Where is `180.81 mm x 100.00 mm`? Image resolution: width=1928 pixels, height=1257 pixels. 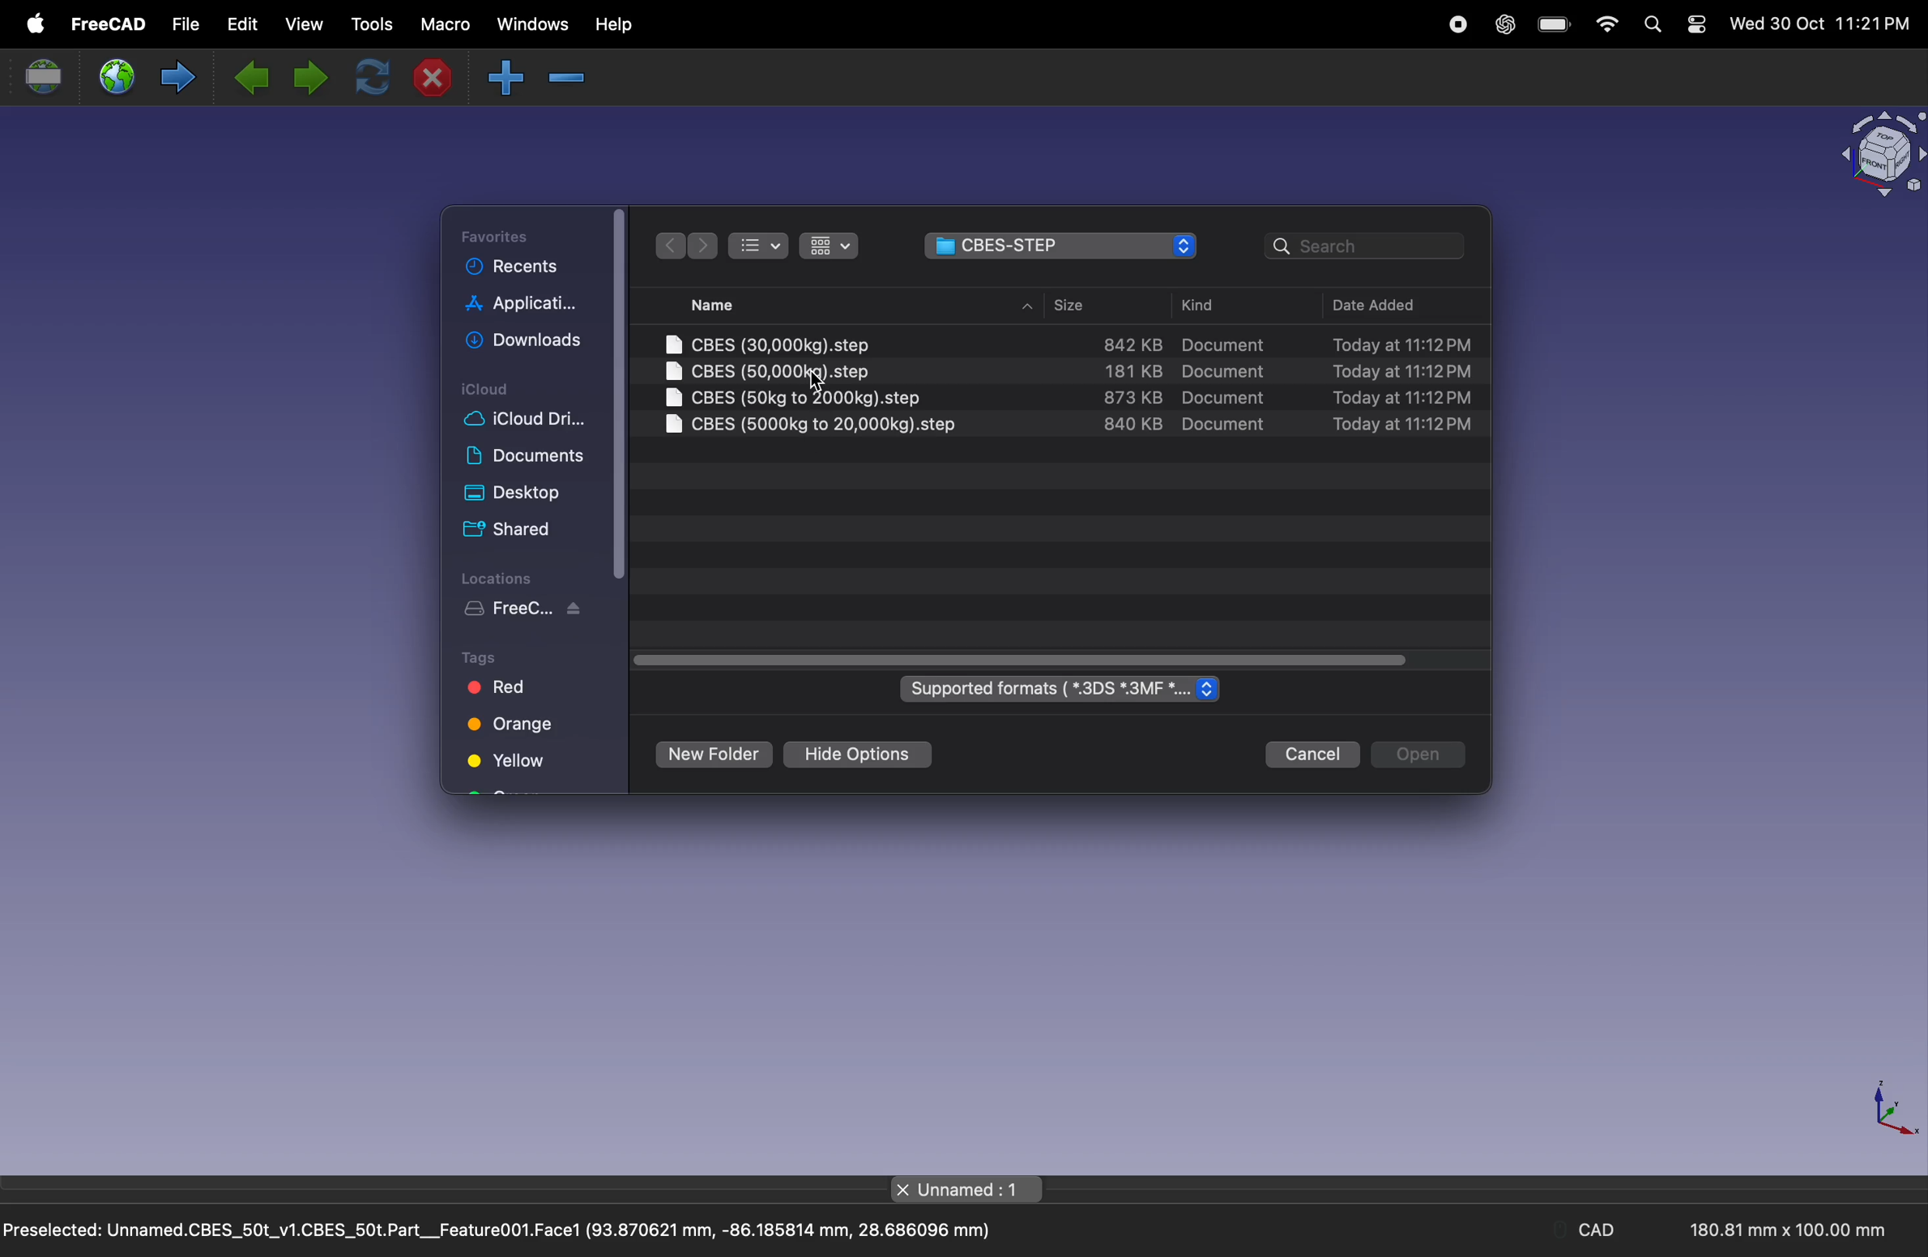
180.81 mm x 100.00 mm is located at coordinates (1781, 1230).